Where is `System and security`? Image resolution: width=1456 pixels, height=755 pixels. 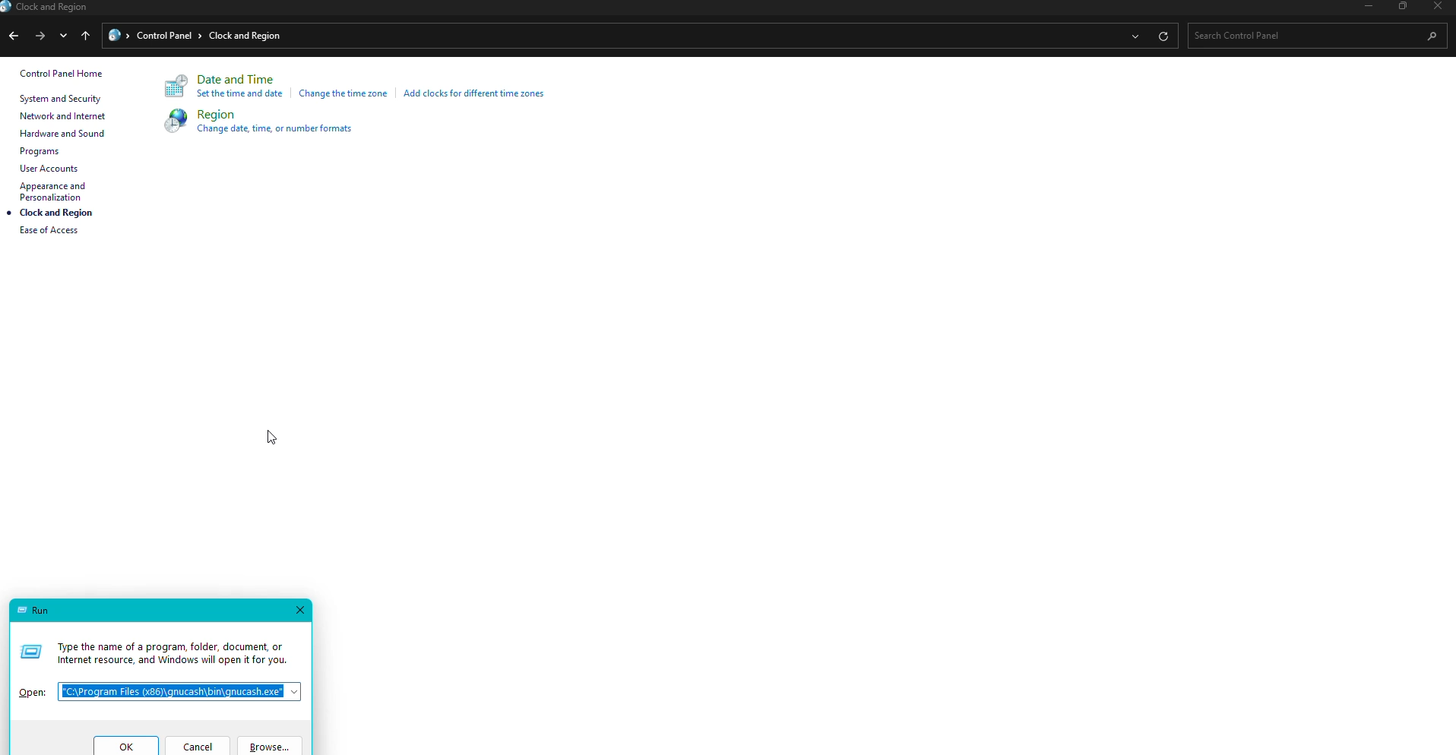 System and security is located at coordinates (62, 98).